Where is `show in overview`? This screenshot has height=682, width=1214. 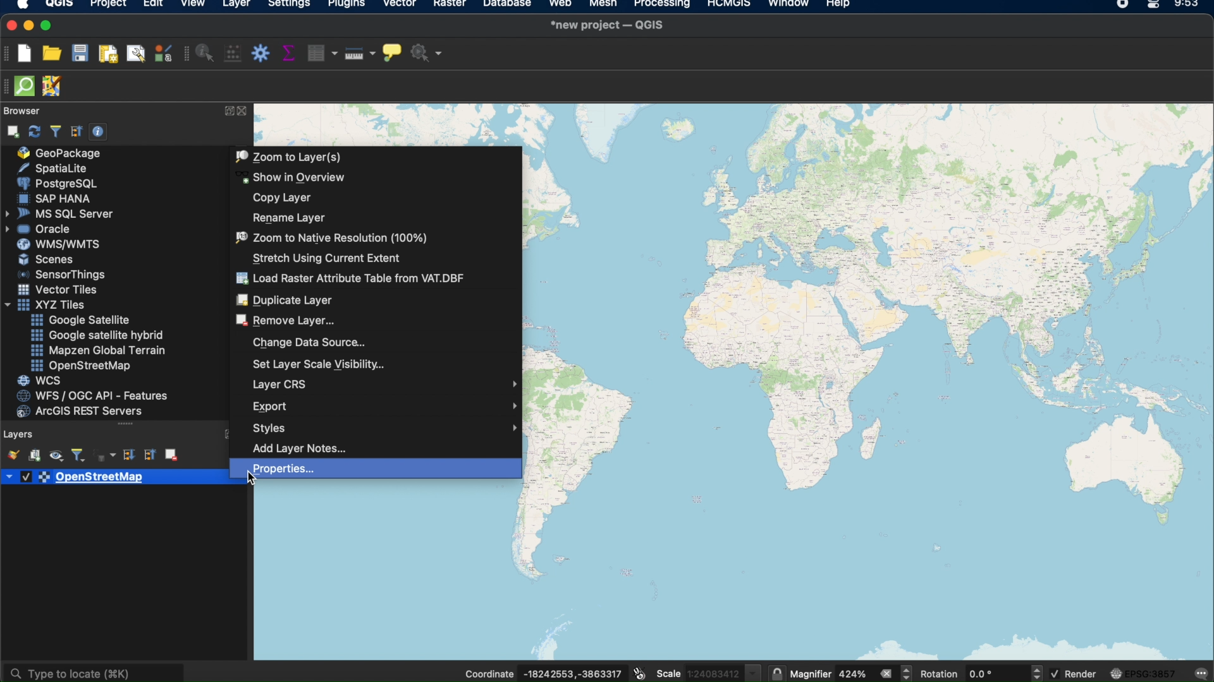 show in overview is located at coordinates (293, 177).